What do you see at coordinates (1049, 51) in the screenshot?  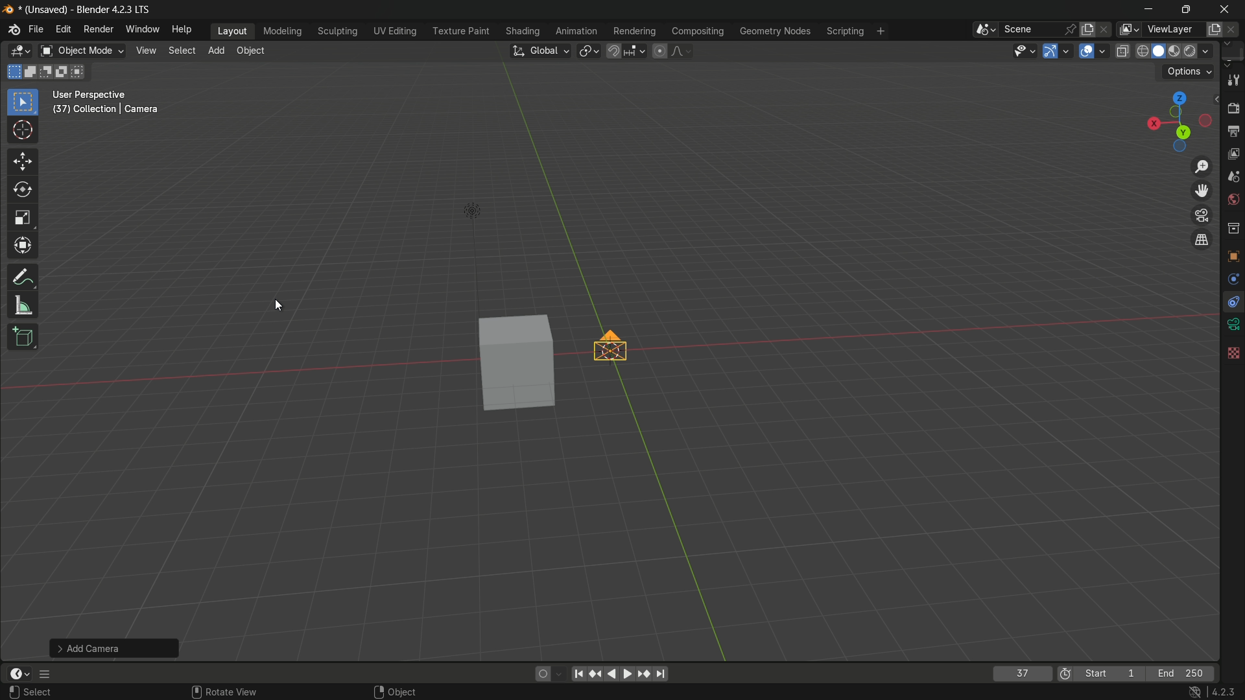 I see `show gizmo` at bounding box center [1049, 51].